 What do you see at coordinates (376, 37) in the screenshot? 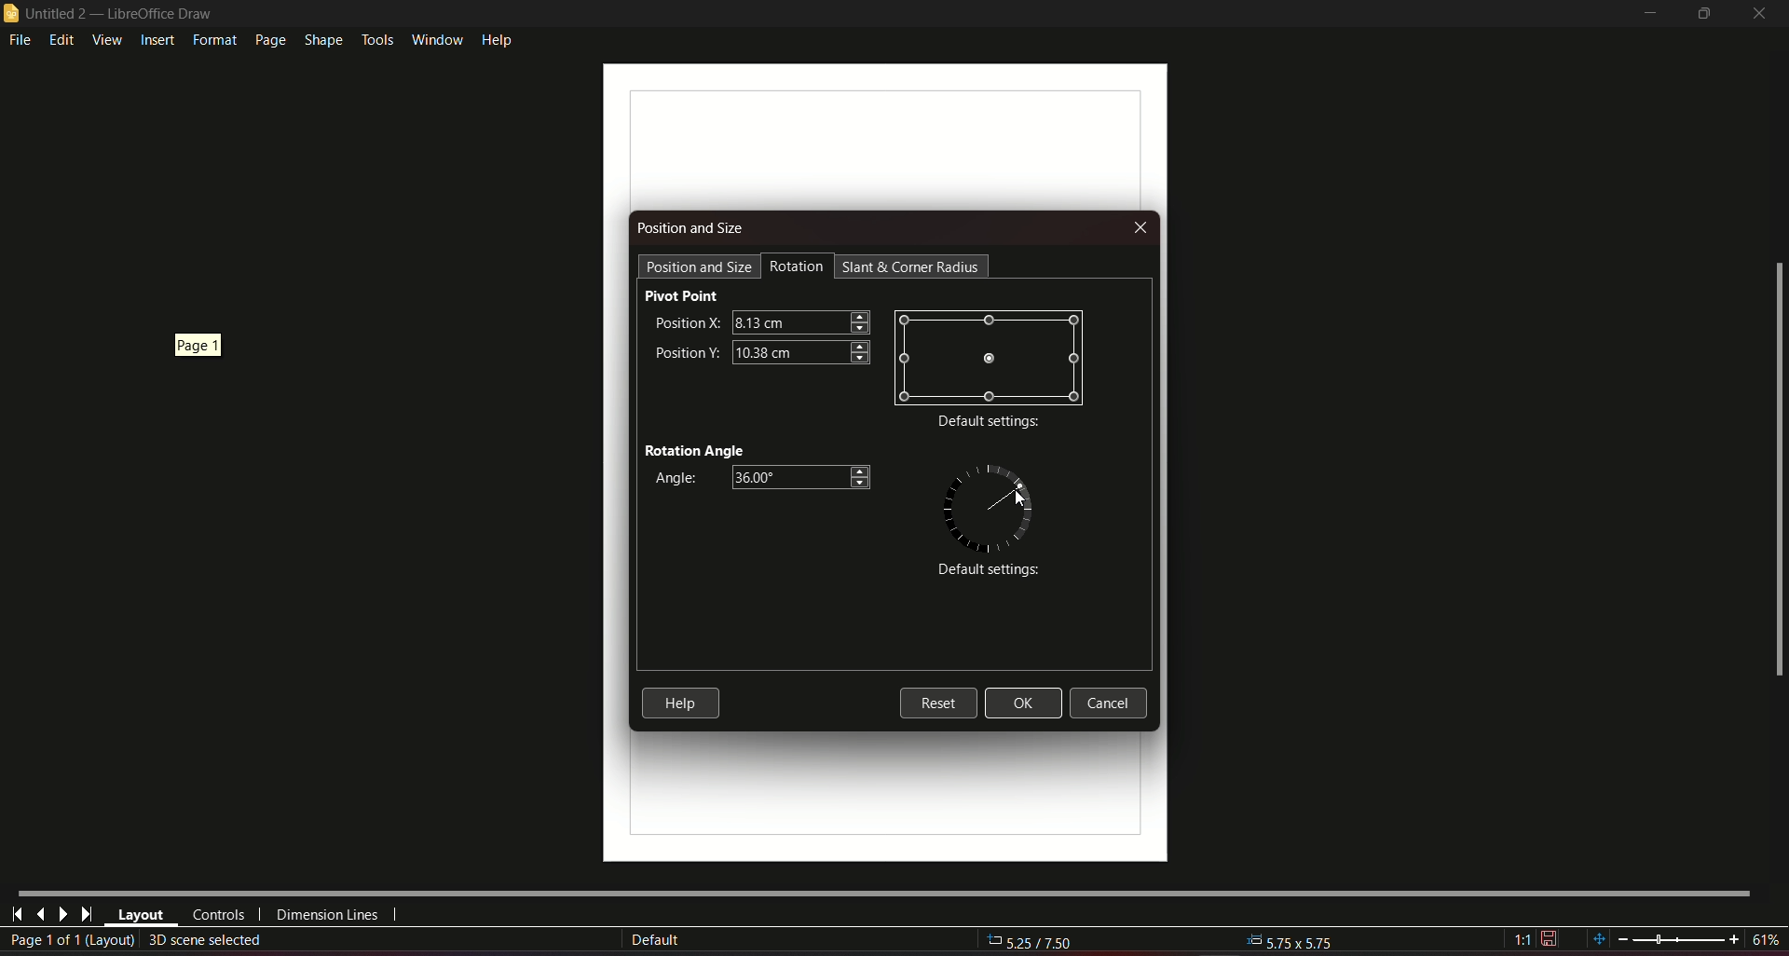
I see `tools` at bounding box center [376, 37].